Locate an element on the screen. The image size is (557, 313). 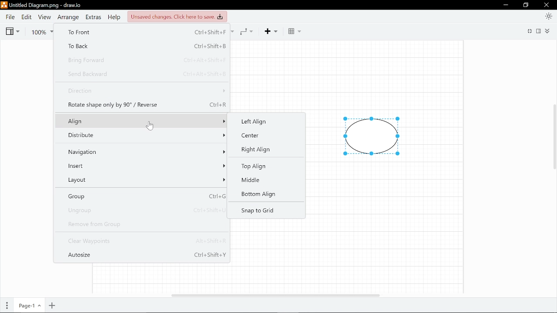
File is located at coordinates (10, 17).